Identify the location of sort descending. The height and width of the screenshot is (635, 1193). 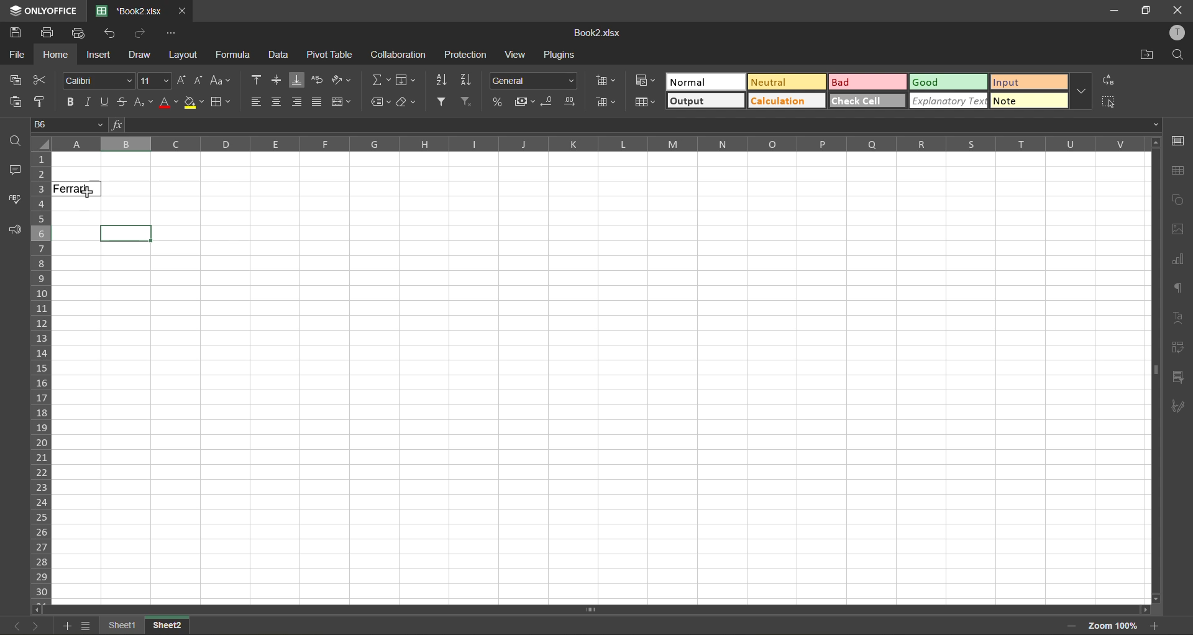
(469, 81).